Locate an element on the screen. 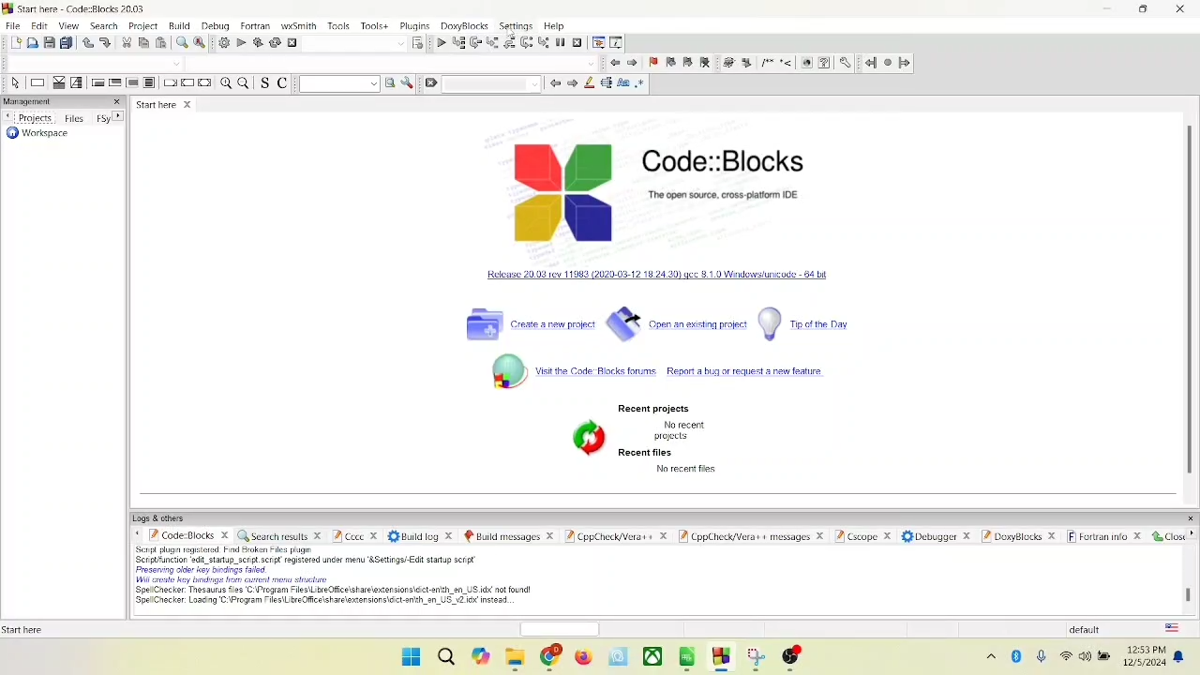  cppcheck/vera++ is located at coordinates (613, 534).